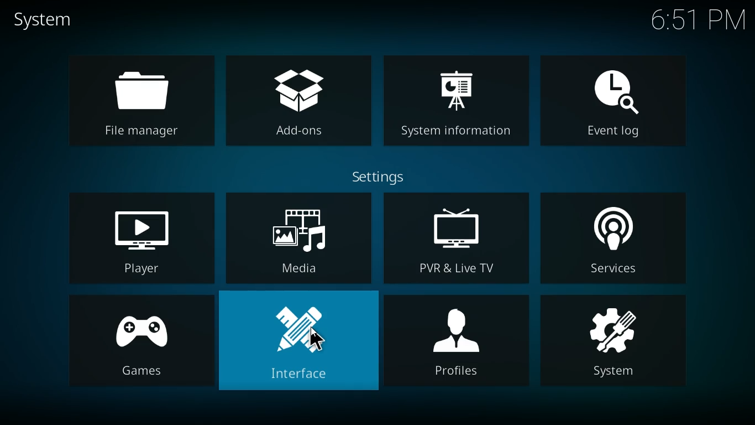  Describe the element at coordinates (298, 345) in the screenshot. I see `interface` at that location.